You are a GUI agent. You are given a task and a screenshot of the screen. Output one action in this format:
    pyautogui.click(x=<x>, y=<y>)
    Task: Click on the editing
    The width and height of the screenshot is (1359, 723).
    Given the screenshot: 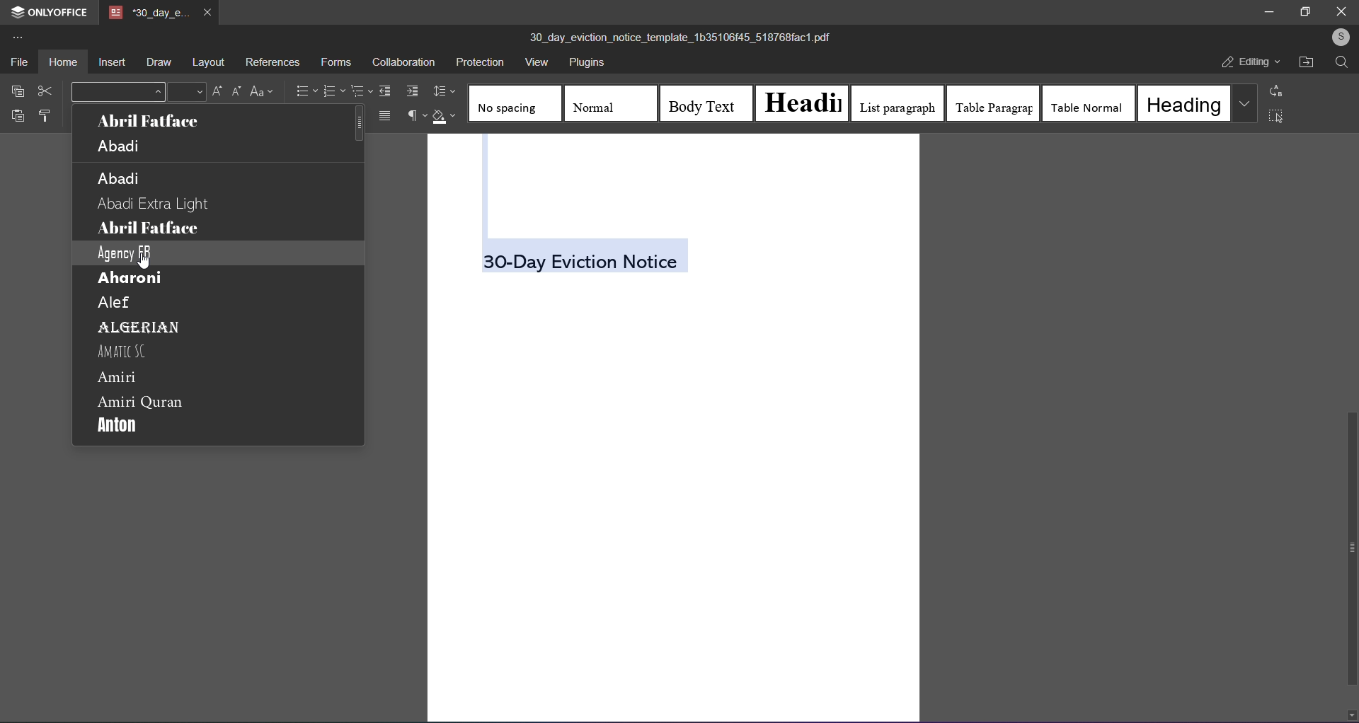 What is the action you would take?
    pyautogui.click(x=1251, y=62)
    